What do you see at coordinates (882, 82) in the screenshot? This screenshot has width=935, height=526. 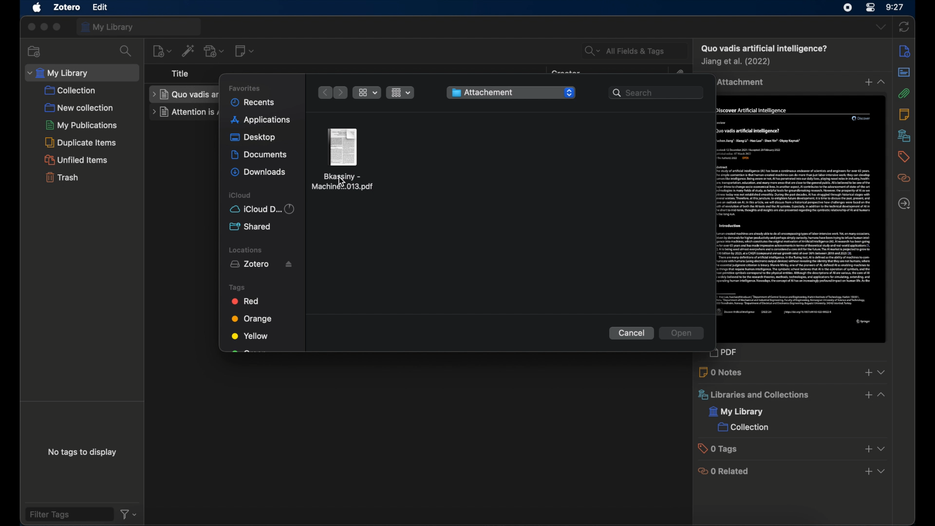 I see `dropdown menu` at bounding box center [882, 82].